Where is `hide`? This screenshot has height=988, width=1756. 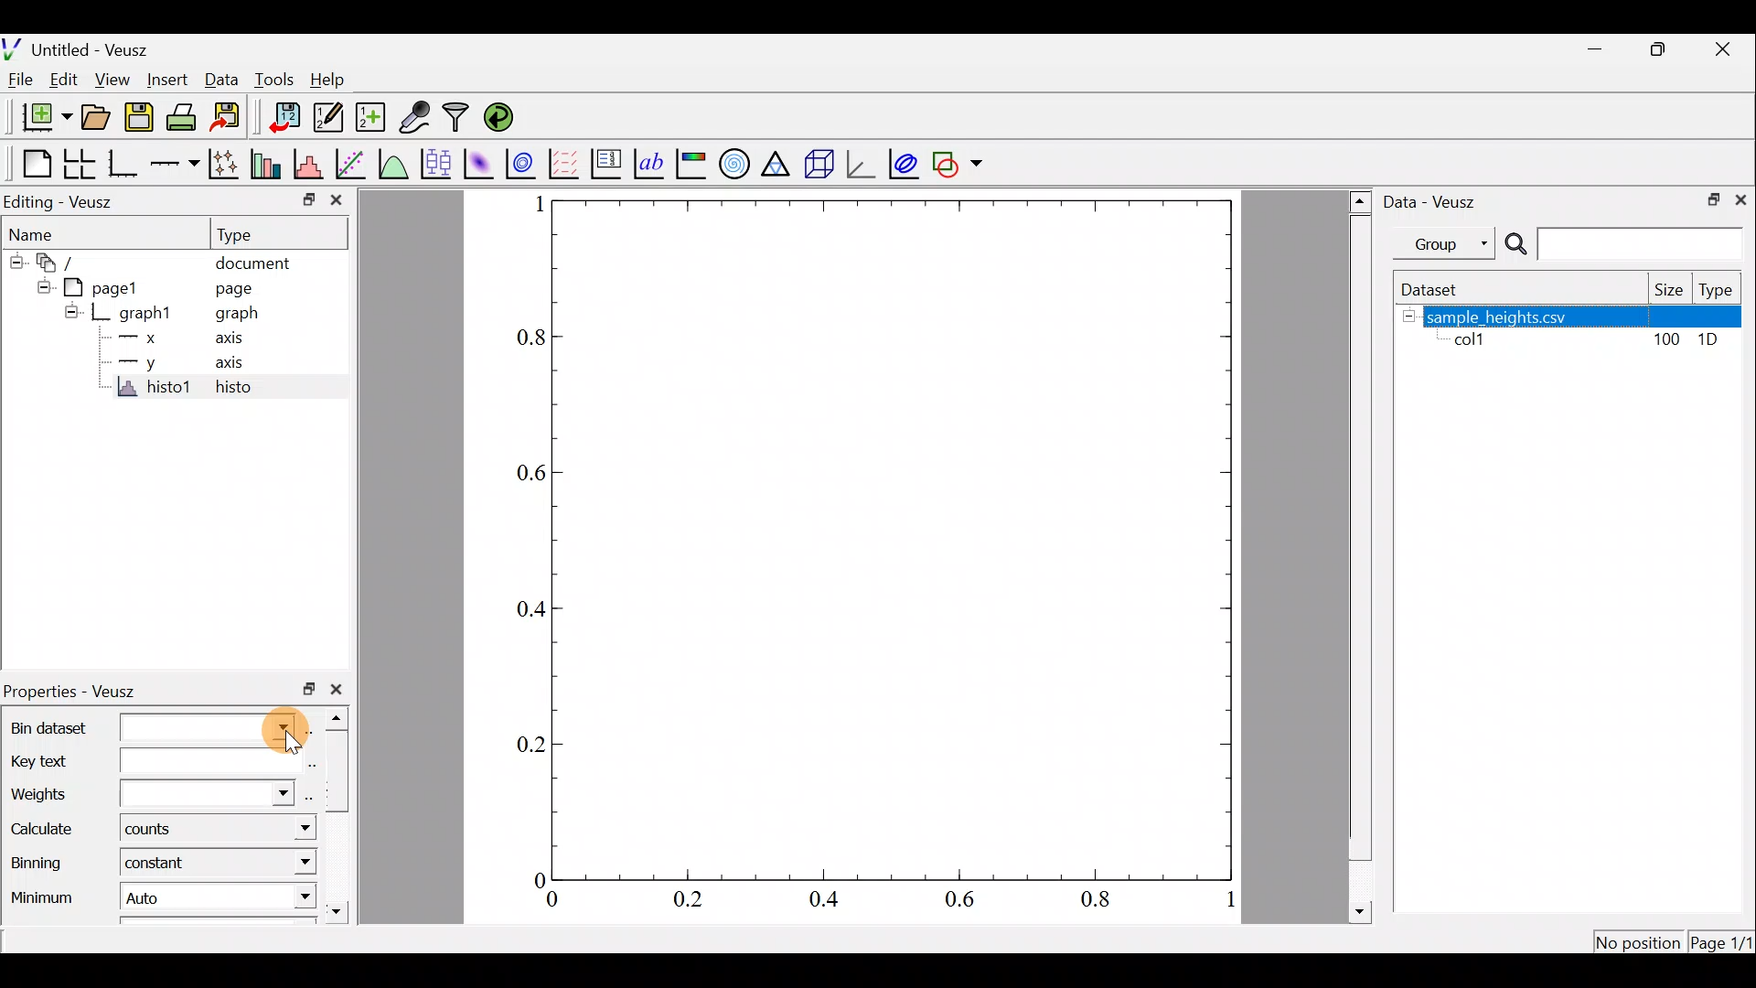 hide is located at coordinates (70, 311).